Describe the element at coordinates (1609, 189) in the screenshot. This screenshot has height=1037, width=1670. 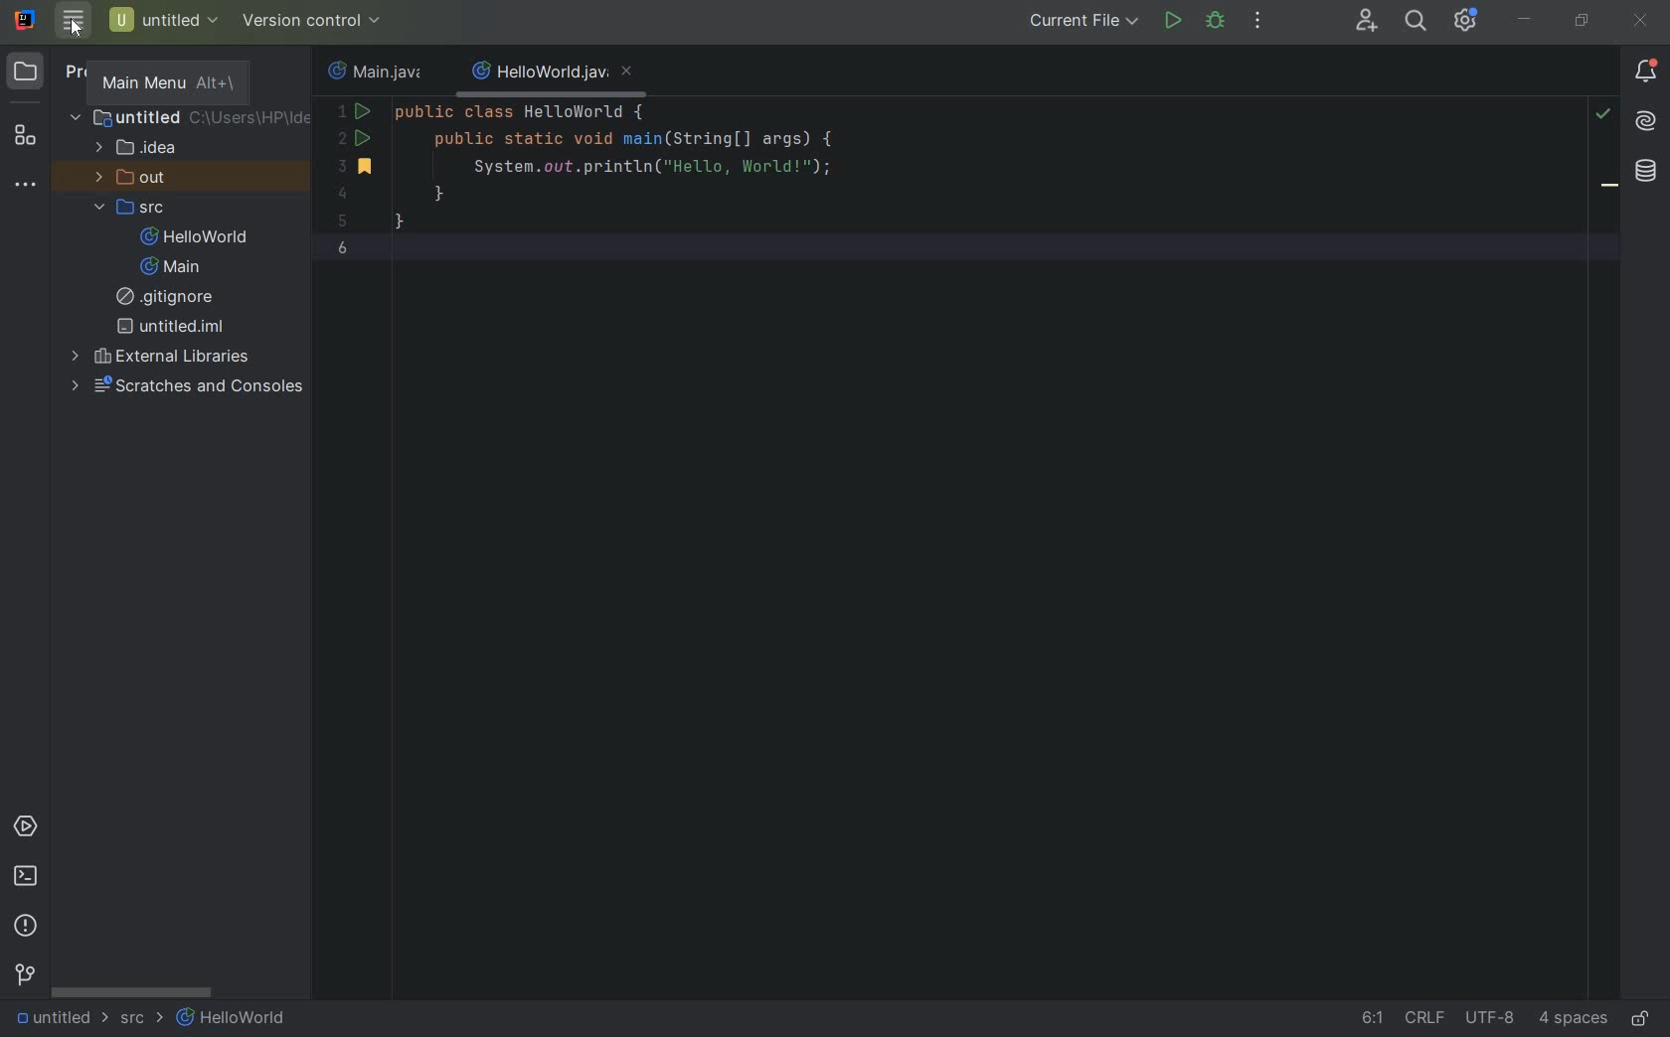
I see `bookmark` at that location.